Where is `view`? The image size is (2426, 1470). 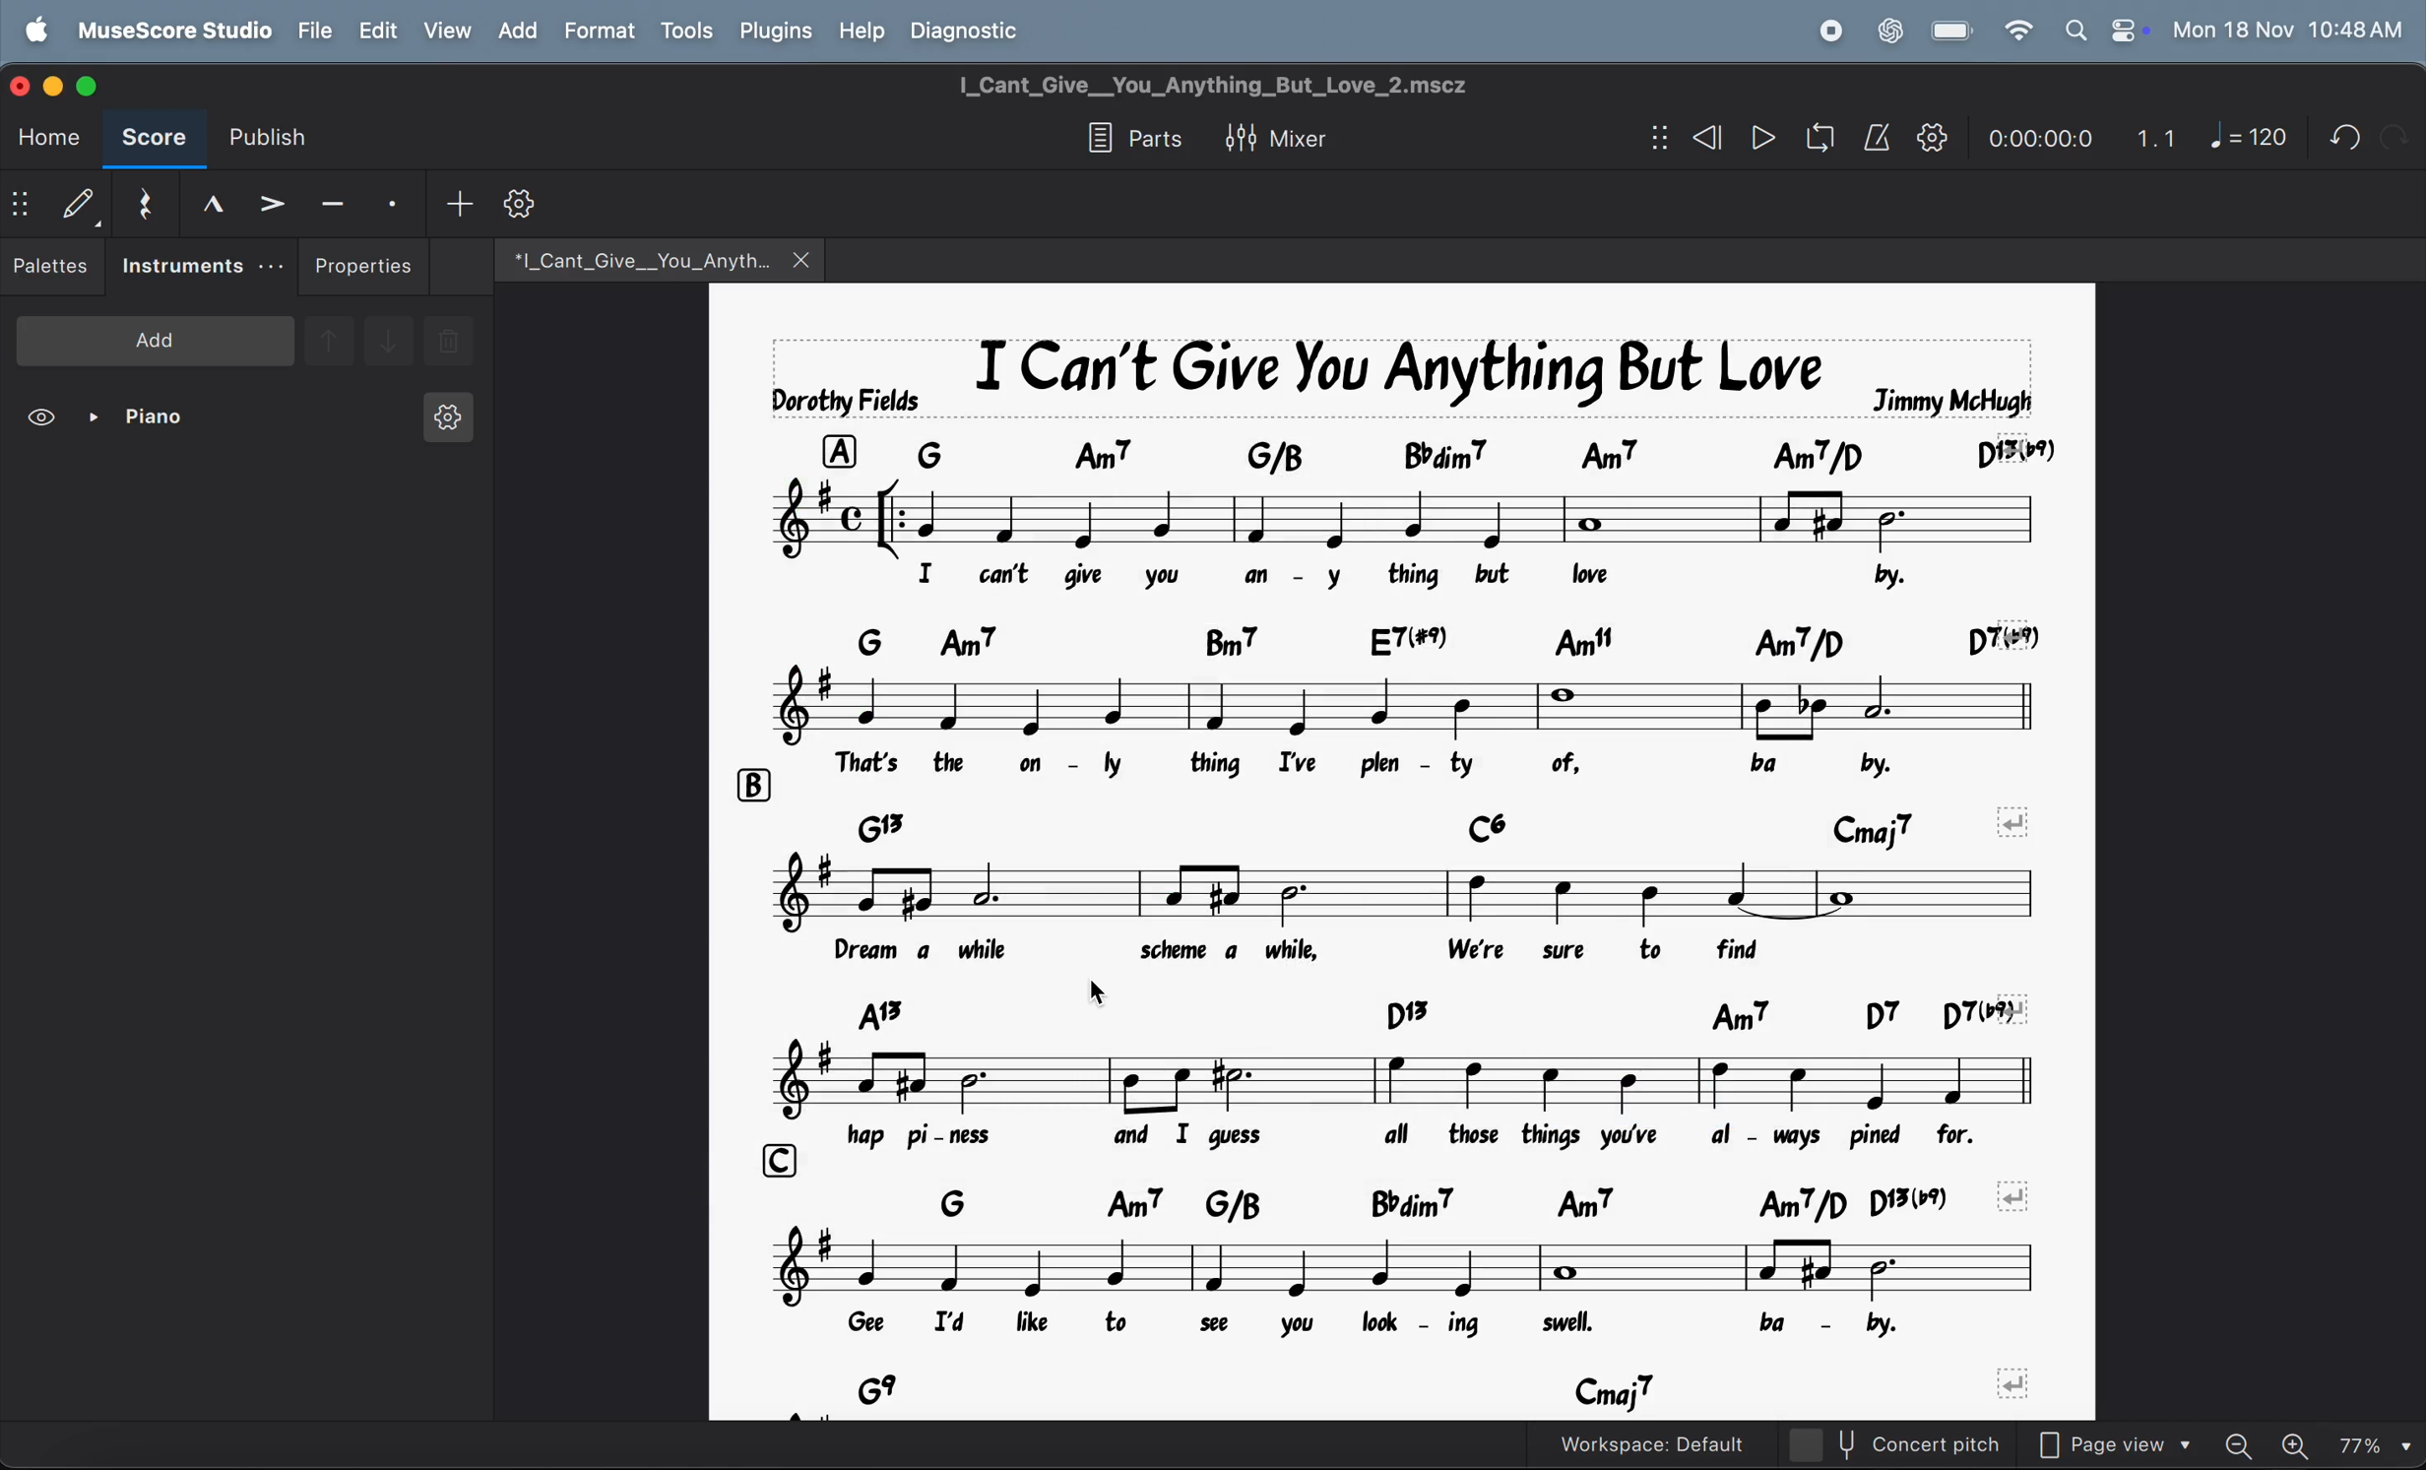
view is located at coordinates (446, 30).